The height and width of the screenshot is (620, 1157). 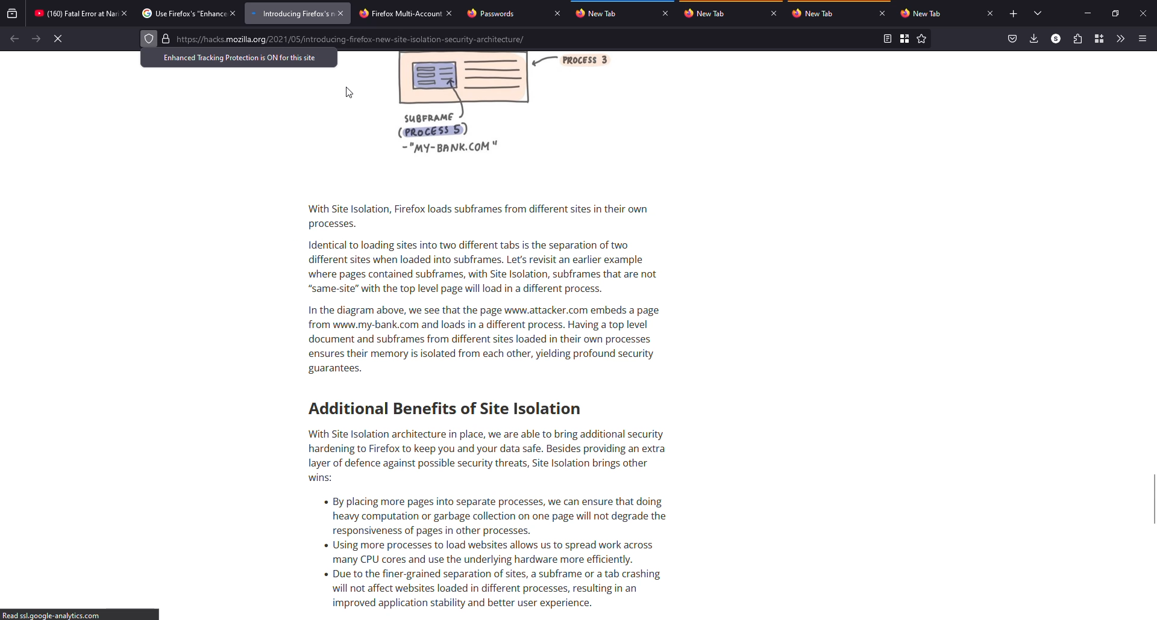 I want to click on back, so click(x=14, y=39).